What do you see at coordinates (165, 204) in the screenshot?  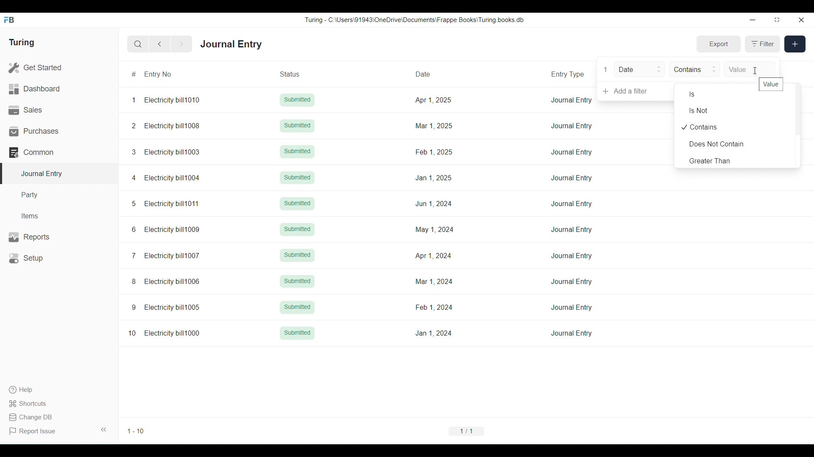 I see `5 Electricity bill1011` at bounding box center [165, 204].